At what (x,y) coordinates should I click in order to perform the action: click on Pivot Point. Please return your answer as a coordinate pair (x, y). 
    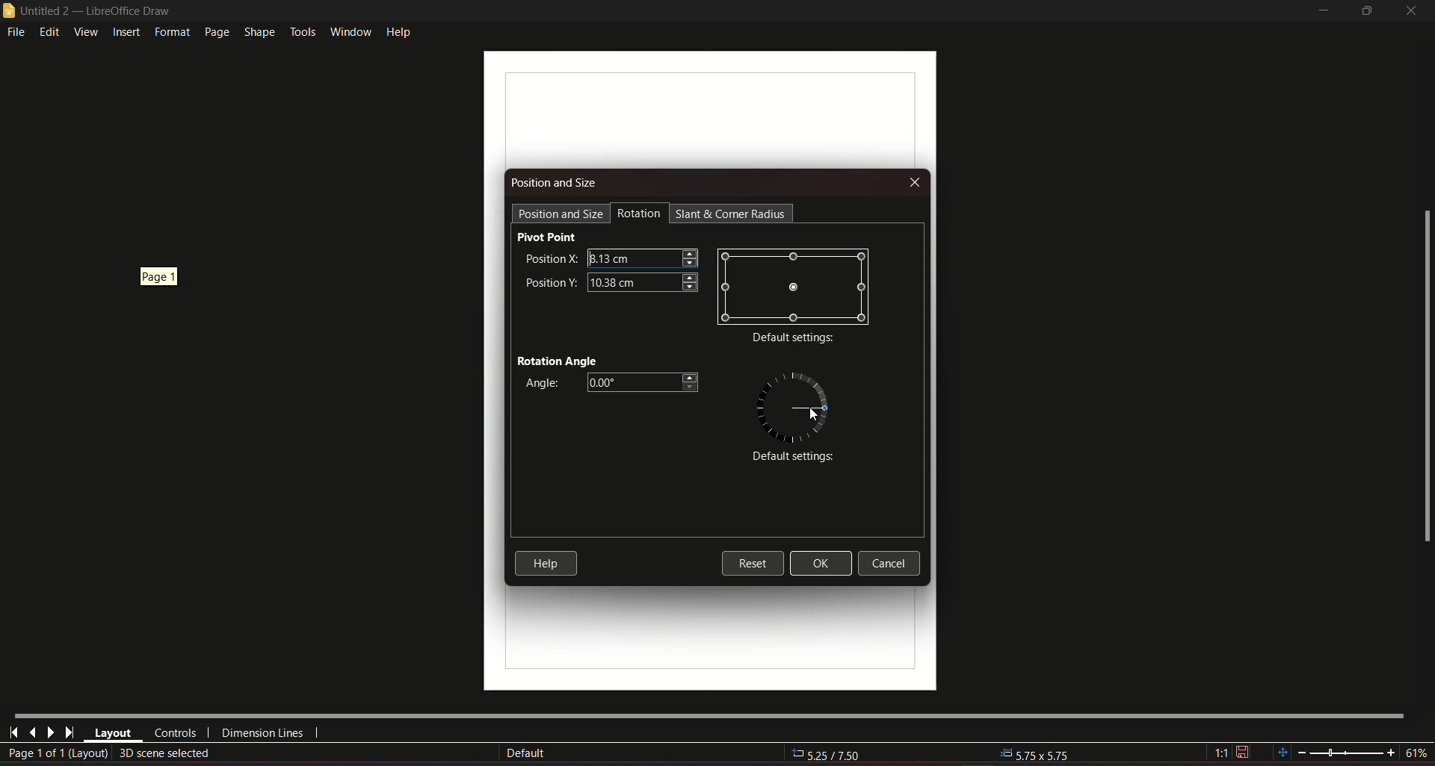
    Looking at the image, I should click on (547, 237).